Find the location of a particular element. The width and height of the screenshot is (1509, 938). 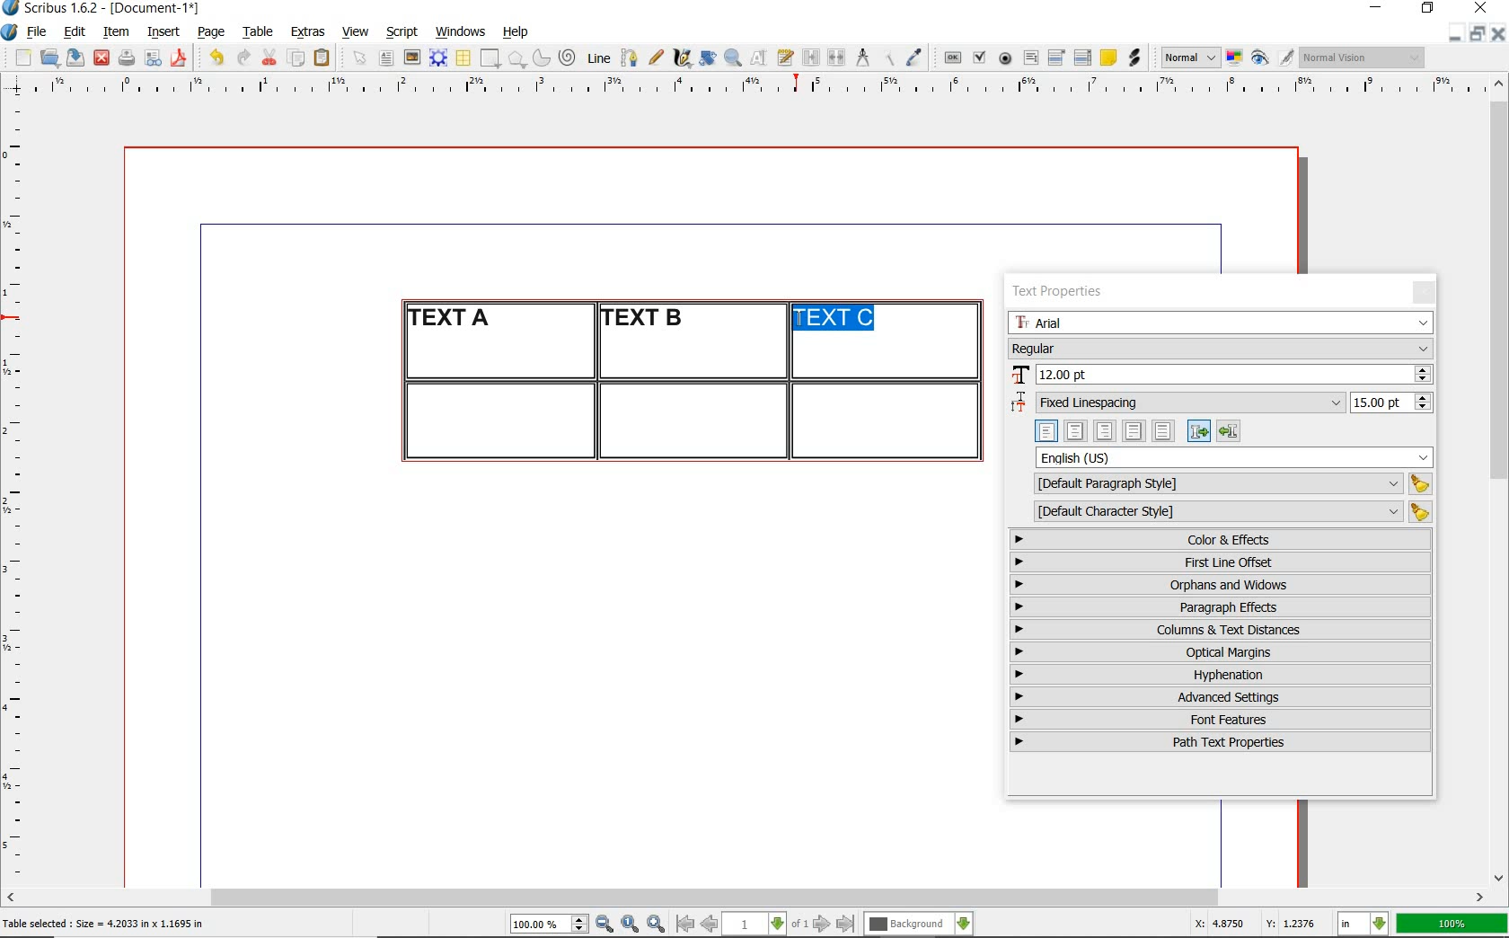

cut is located at coordinates (269, 57).